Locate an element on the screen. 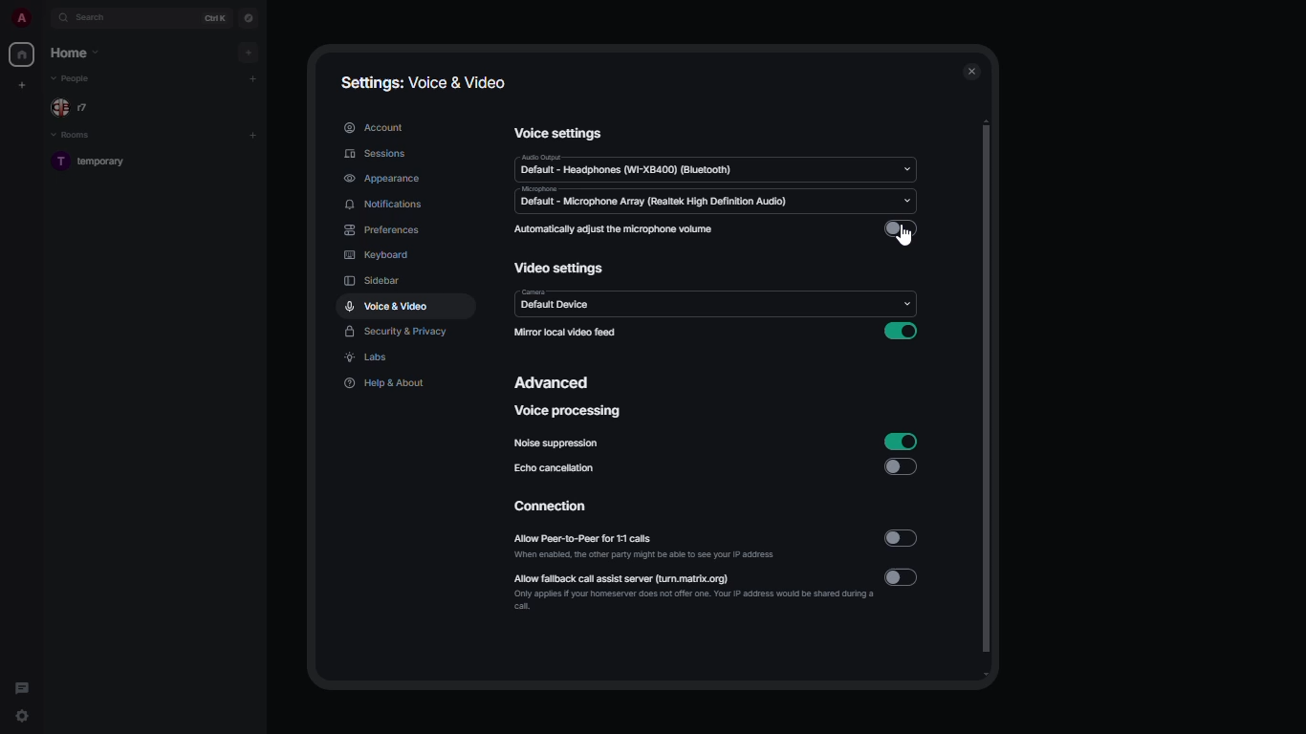  account is located at coordinates (376, 126).